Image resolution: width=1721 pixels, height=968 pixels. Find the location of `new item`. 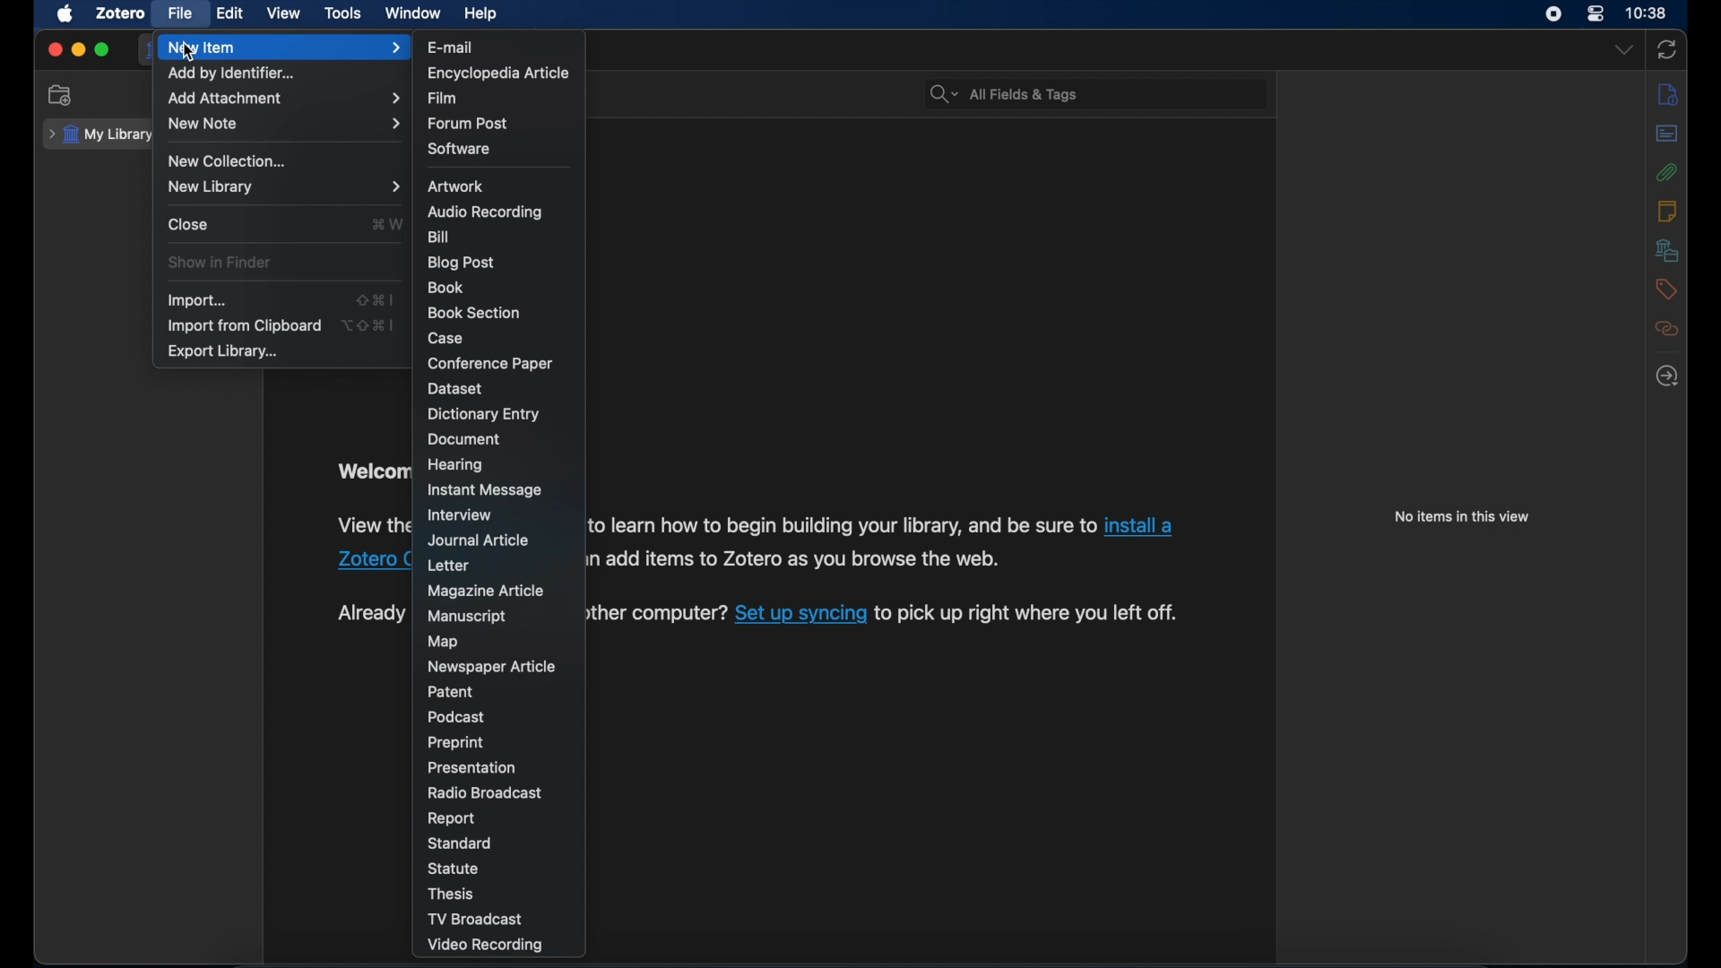

new item is located at coordinates (285, 48).